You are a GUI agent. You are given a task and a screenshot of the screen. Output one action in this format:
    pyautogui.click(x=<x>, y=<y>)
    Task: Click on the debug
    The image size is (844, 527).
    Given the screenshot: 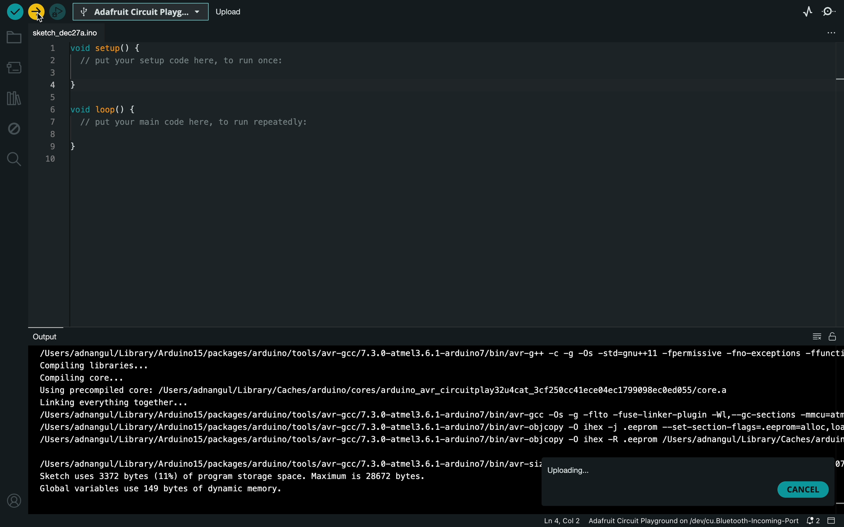 What is the action you would take?
    pyautogui.click(x=14, y=130)
    